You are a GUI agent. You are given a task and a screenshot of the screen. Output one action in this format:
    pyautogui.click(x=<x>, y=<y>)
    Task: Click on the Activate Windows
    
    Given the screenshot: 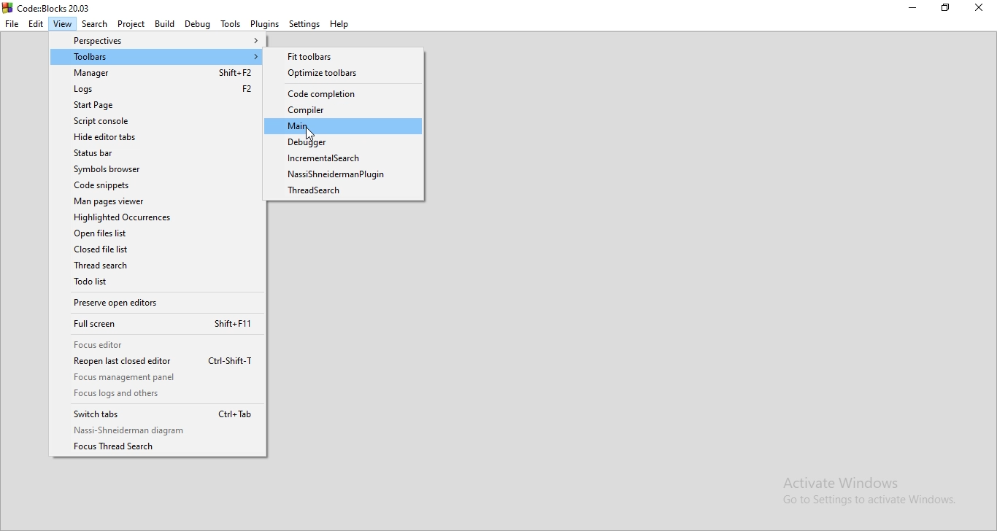 What is the action you would take?
    pyautogui.click(x=842, y=483)
    